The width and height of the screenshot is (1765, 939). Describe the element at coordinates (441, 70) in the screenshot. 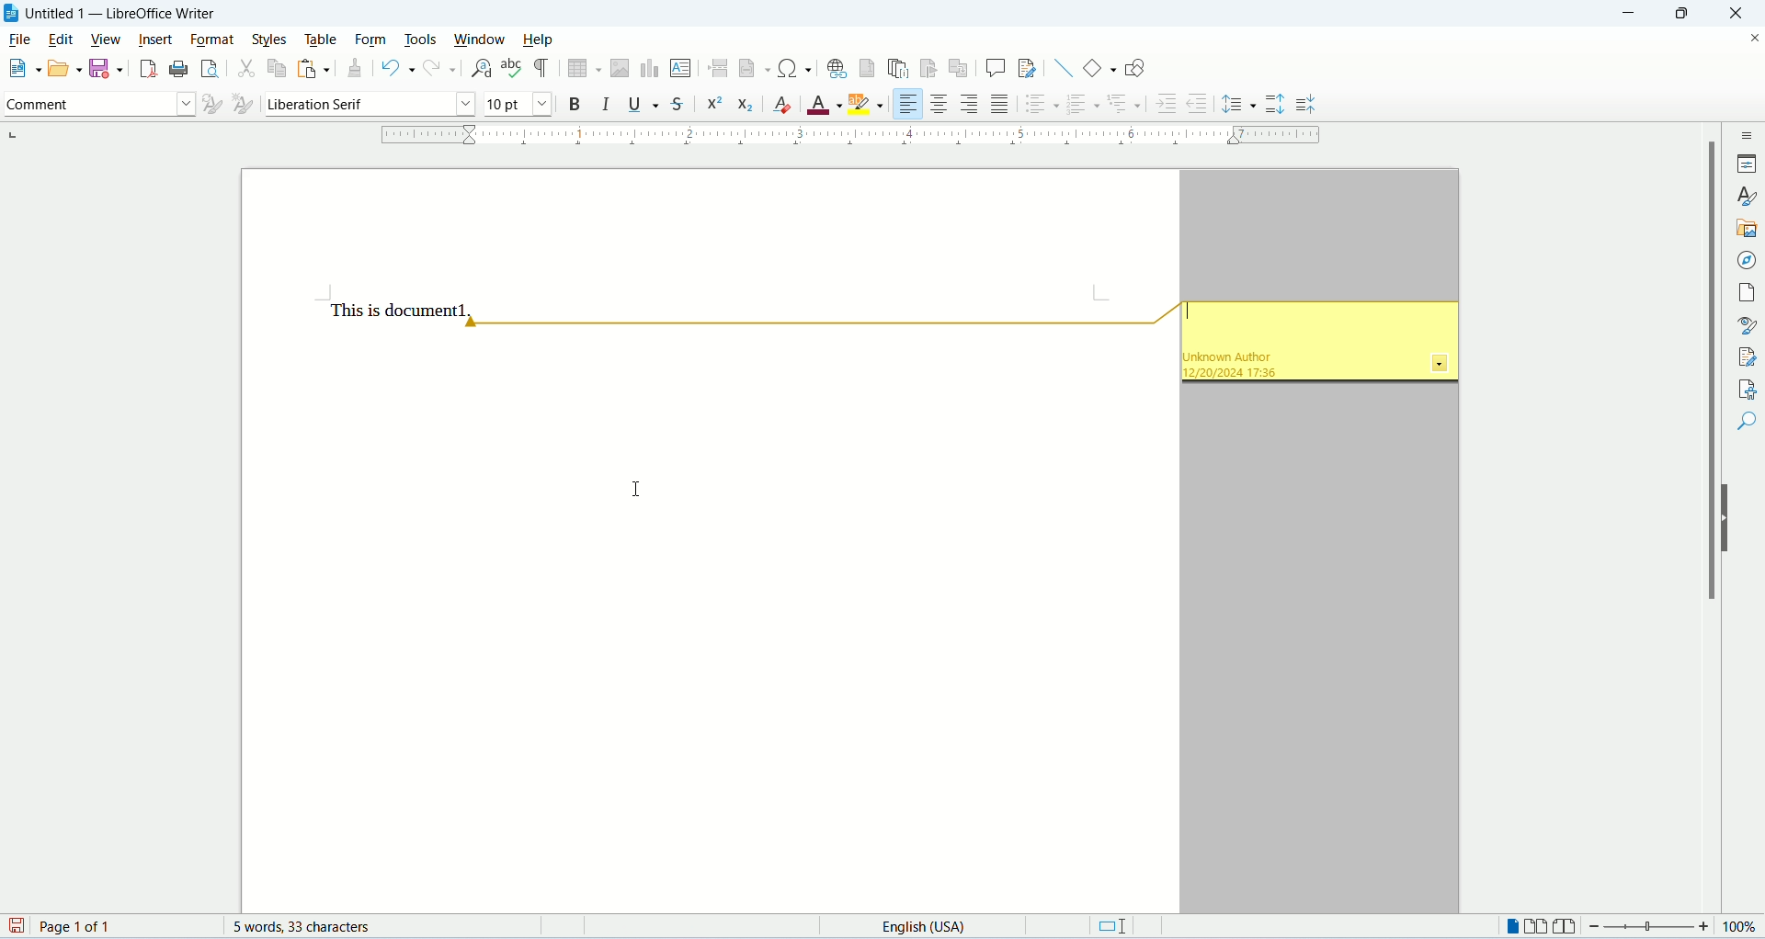

I see `redo` at that location.